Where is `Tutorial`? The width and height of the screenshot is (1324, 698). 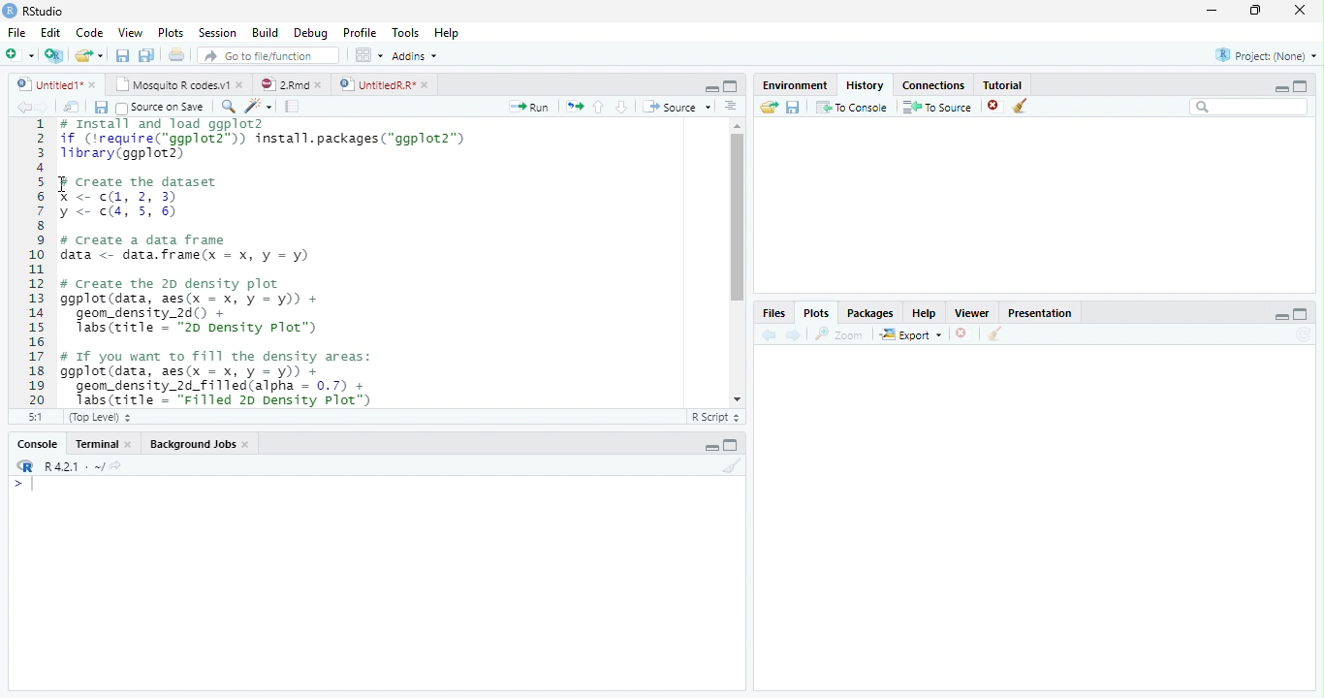
Tutorial is located at coordinates (1004, 84).